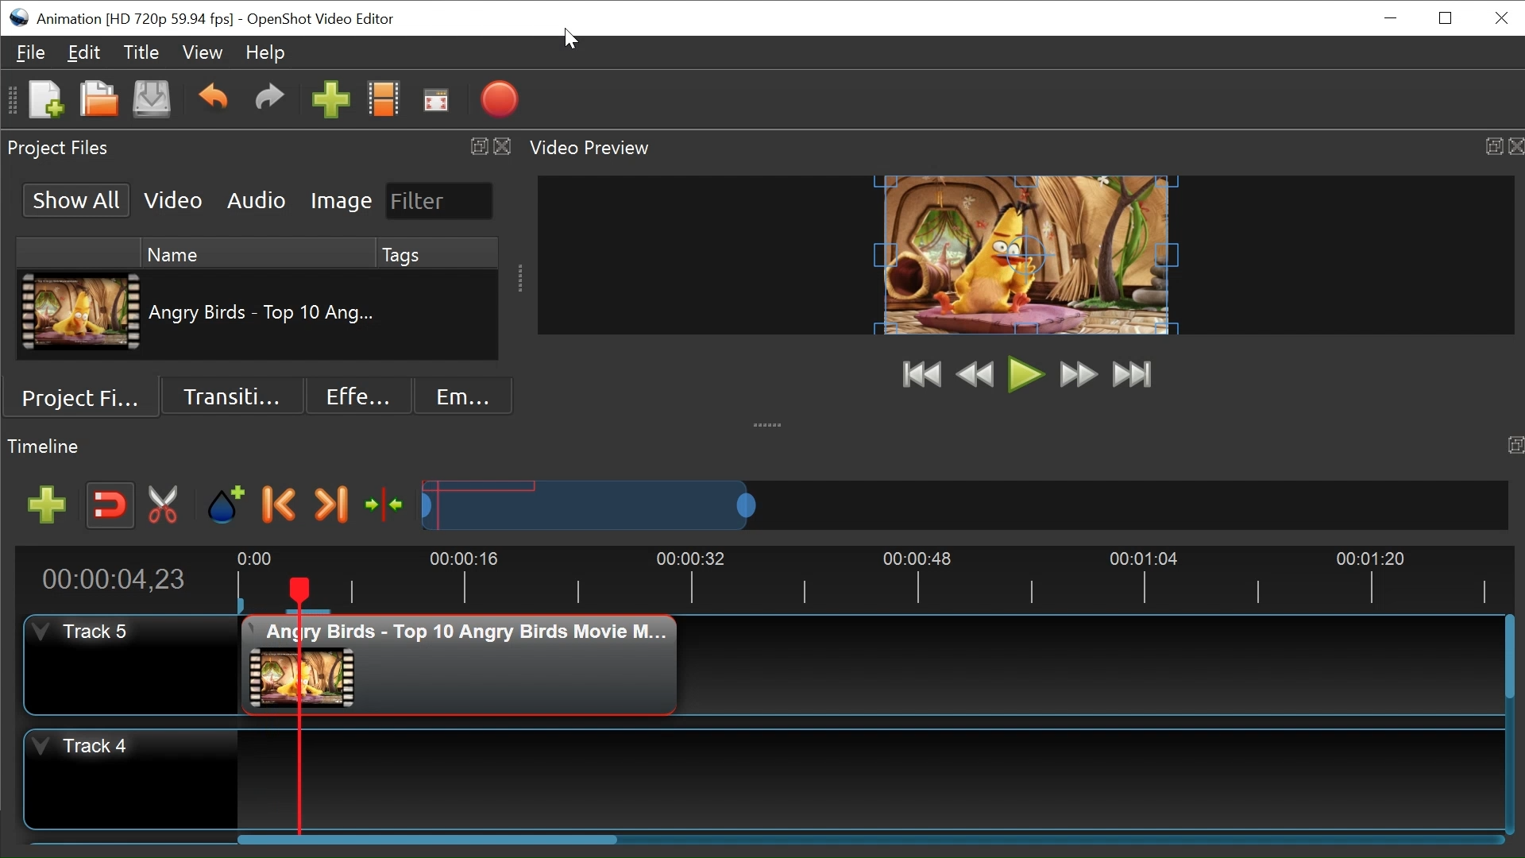  I want to click on Fast Forward, so click(1079, 377).